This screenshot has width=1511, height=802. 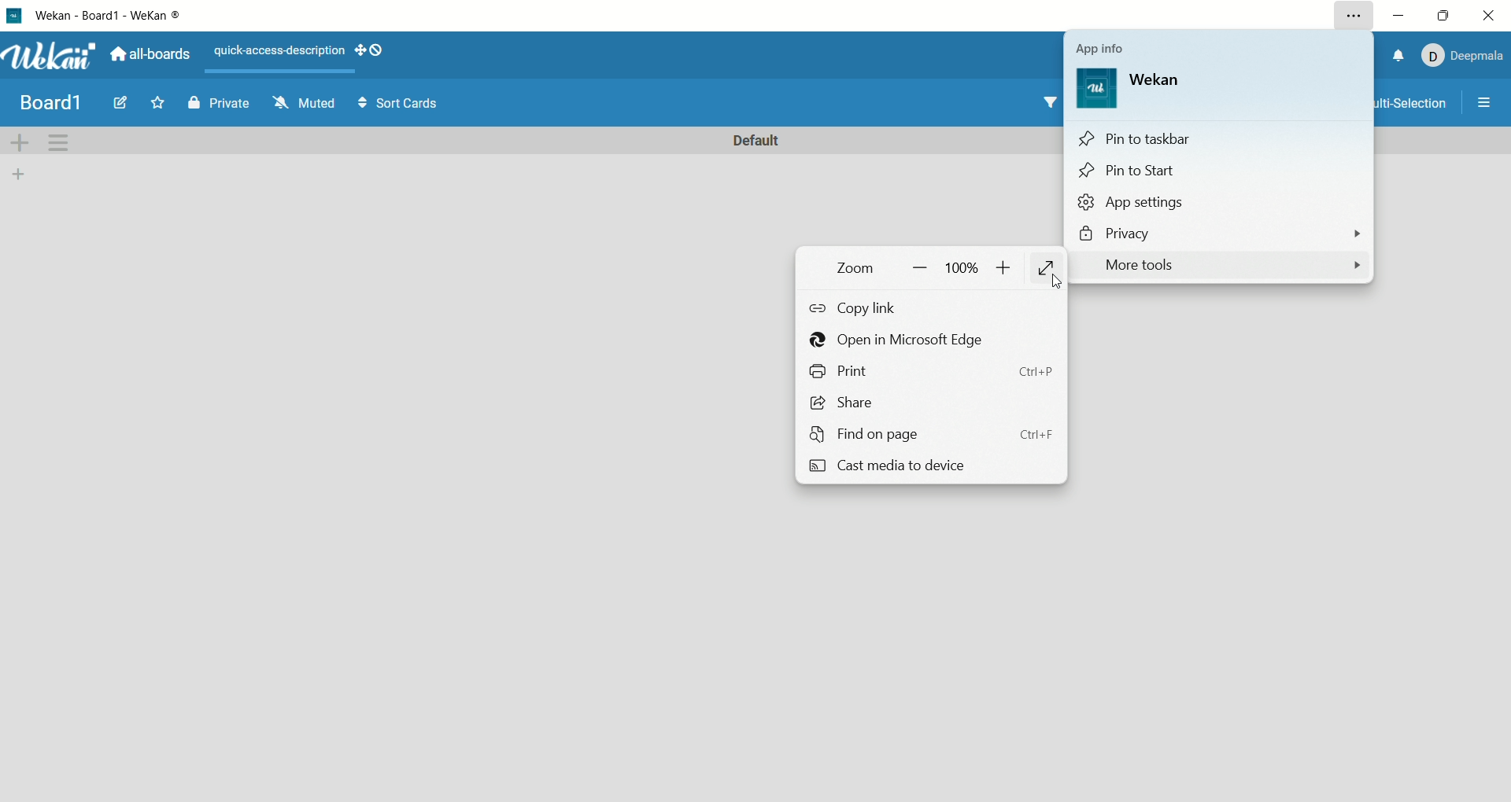 What do you see at coordinates (1354, 14) in the screenshot?
I see `settings and more` at bounding box center [1354, 14].